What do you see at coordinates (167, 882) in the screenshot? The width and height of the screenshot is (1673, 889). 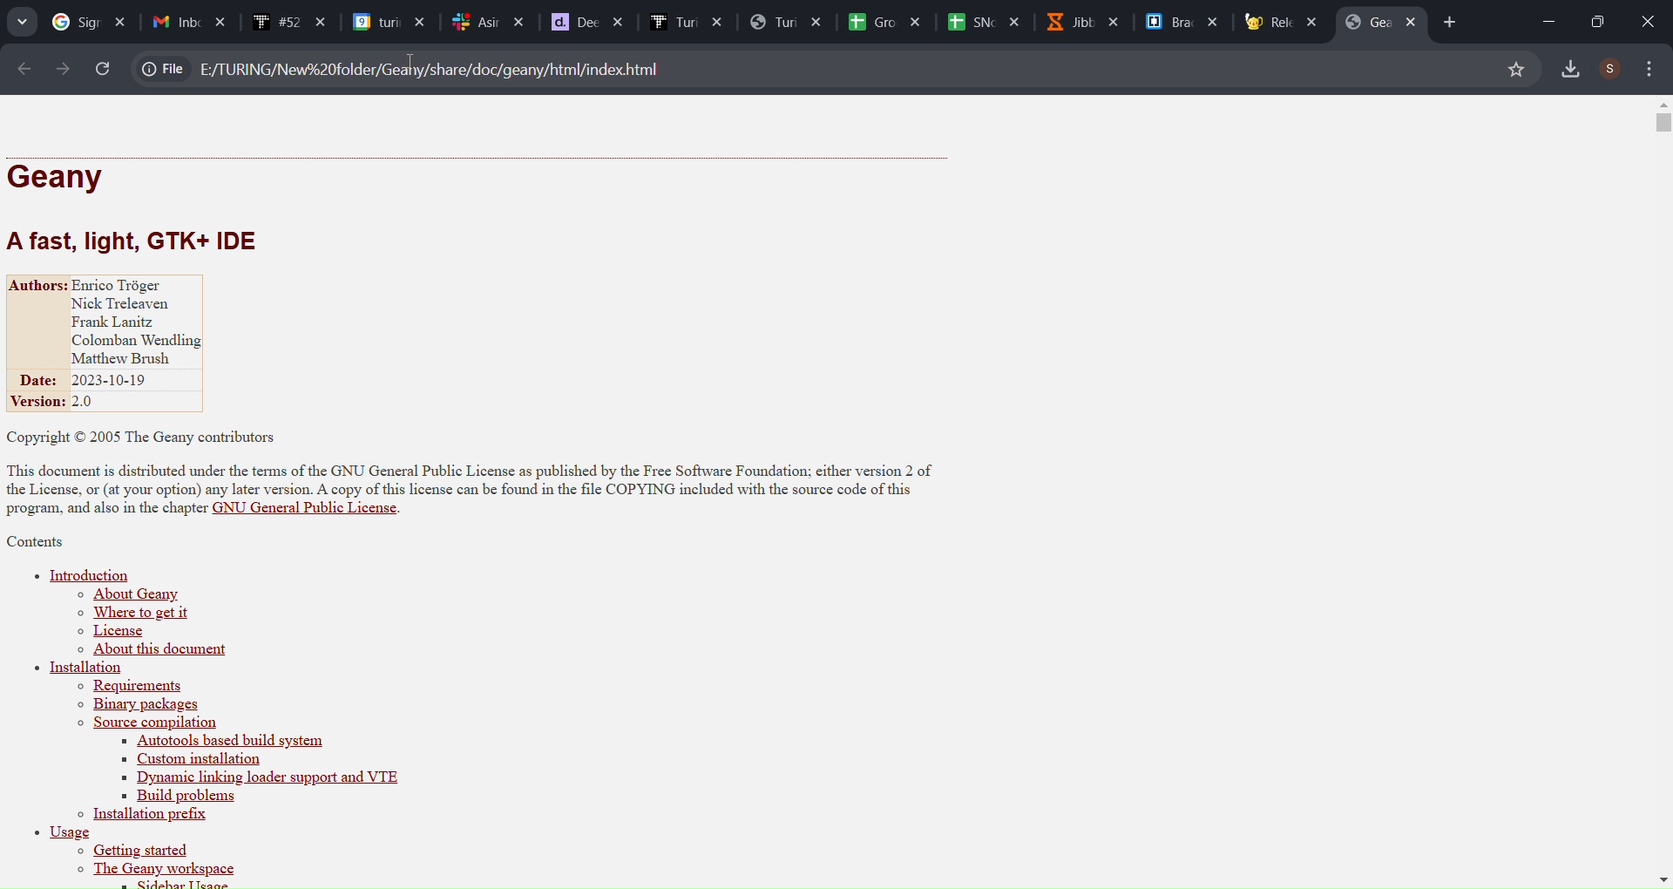 I see `sidebar house` at bounding box center [167, 882].